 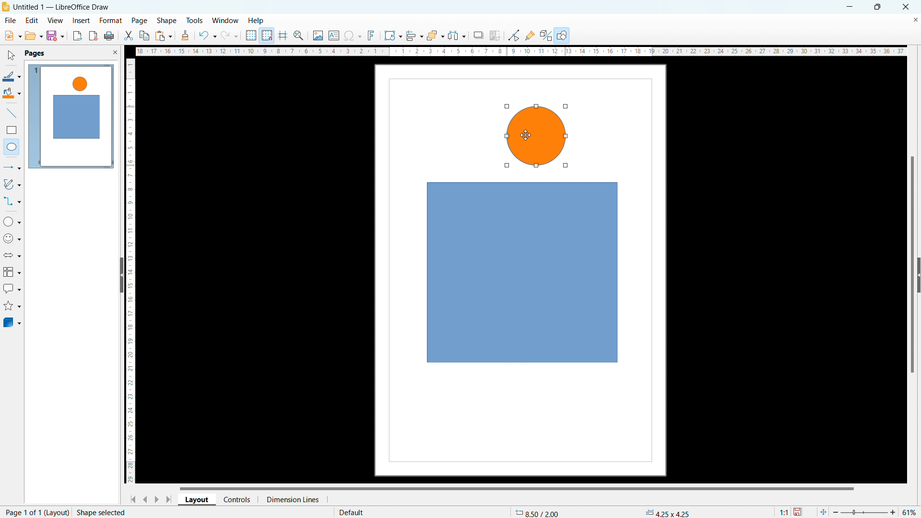 I want to click on fit to current page, so click(x=823, y=512).